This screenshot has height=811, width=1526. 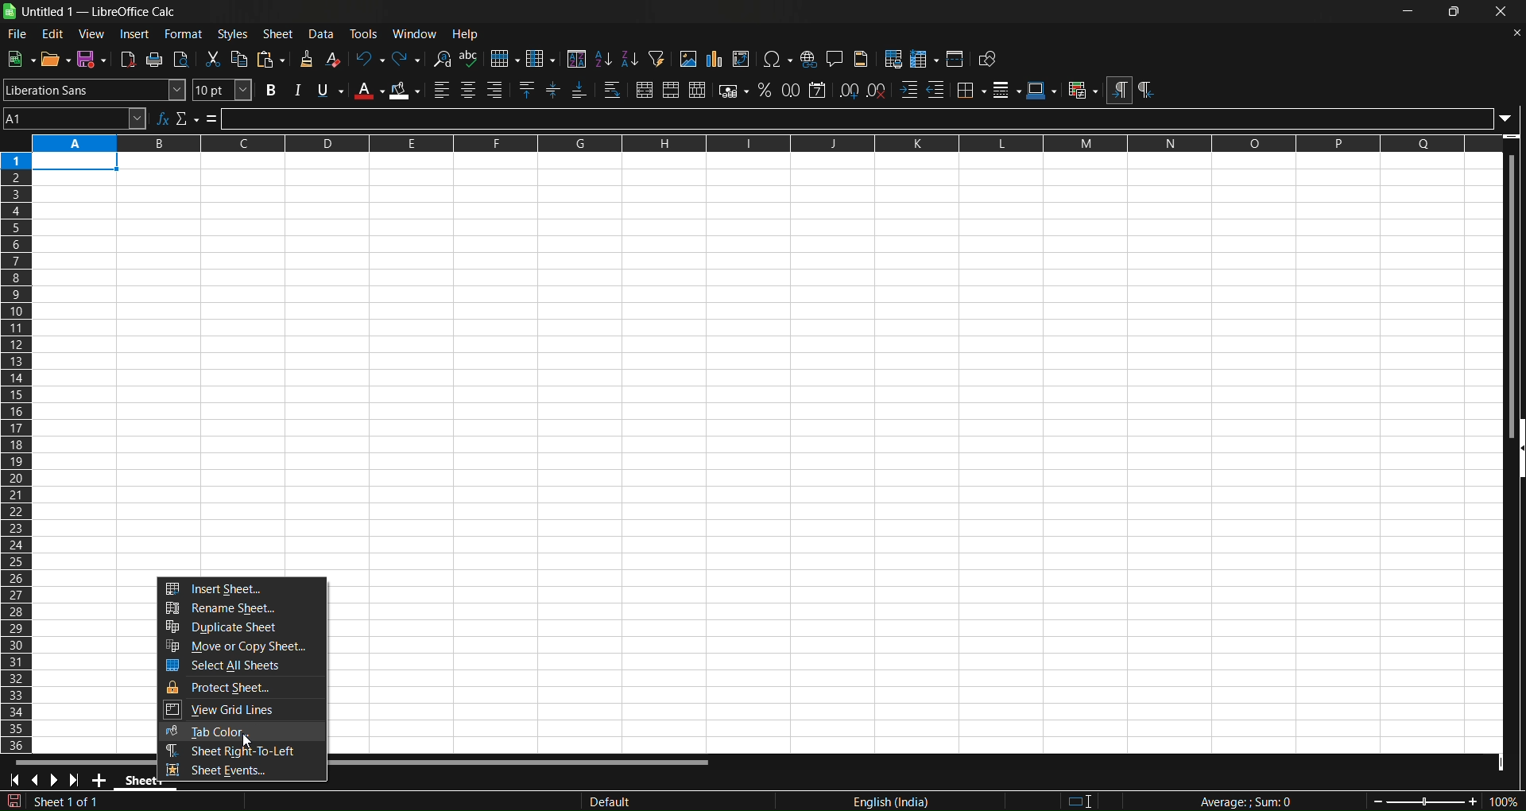 What do you see at coordinates (296, 90) in the screenshot?
I see `italic` at bounding box center [296, 90].